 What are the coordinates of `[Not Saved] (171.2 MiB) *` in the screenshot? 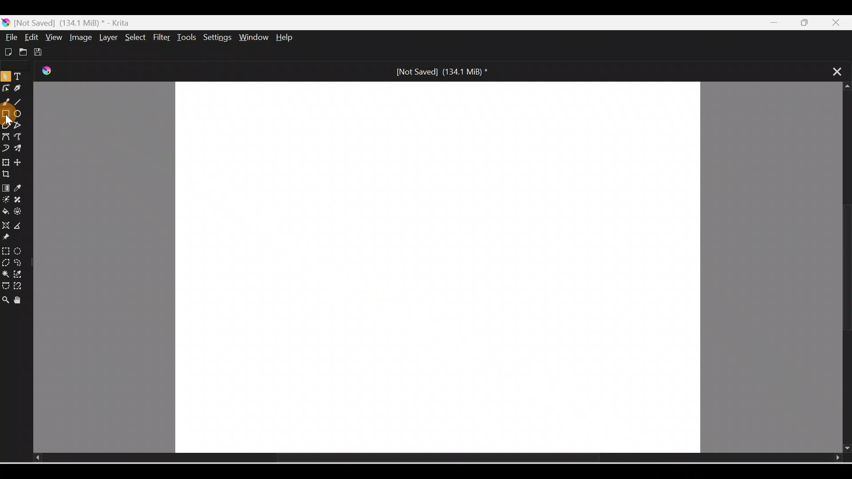 It's located at (439, 71).